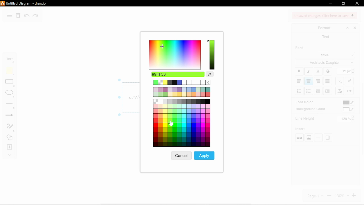 This screenshot has width=364, height=205. What do you see at coordinates (362, 119) in the screenshot?
I see `vertical scrollbar` at bounding box center [362, 119].